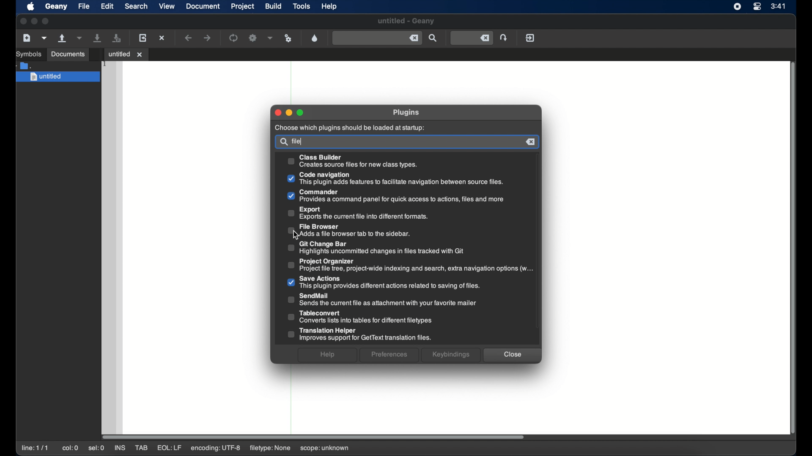 This screenshot has width=812, height=456. Describe the element at coordinates (55, 6) in the screenshot. I see `geany` at that location.